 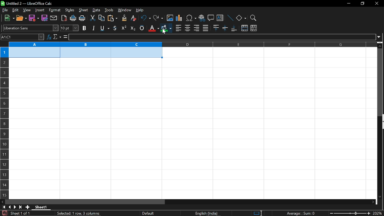 What do you see at coordinates (149, 213) in the screenshot?
I see `Default` at bounding box center [149, 213].